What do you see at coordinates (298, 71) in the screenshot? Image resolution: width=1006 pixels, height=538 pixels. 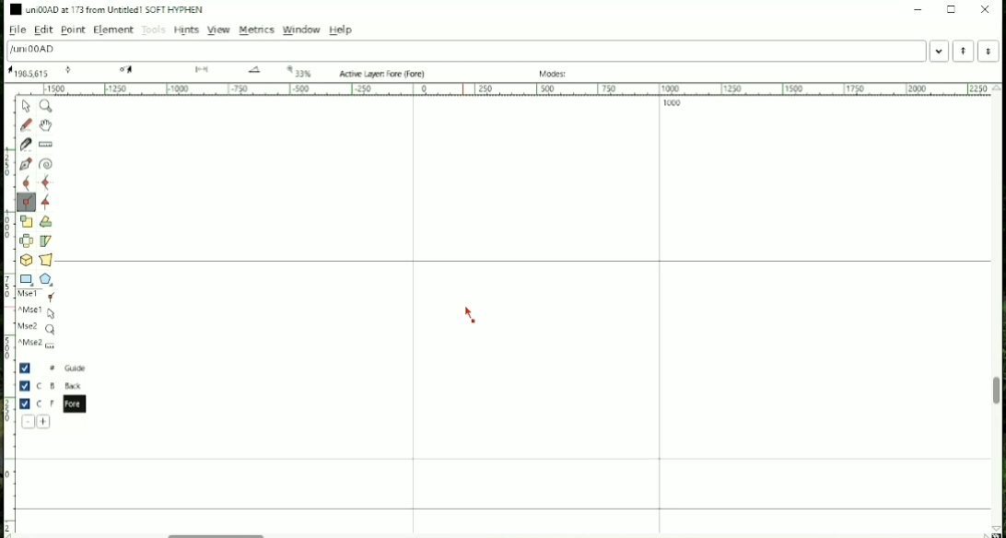 I see `173 Oxad U+00AD "uni00AD" SOFT HYPHEN` at bounding box center [298, 71].